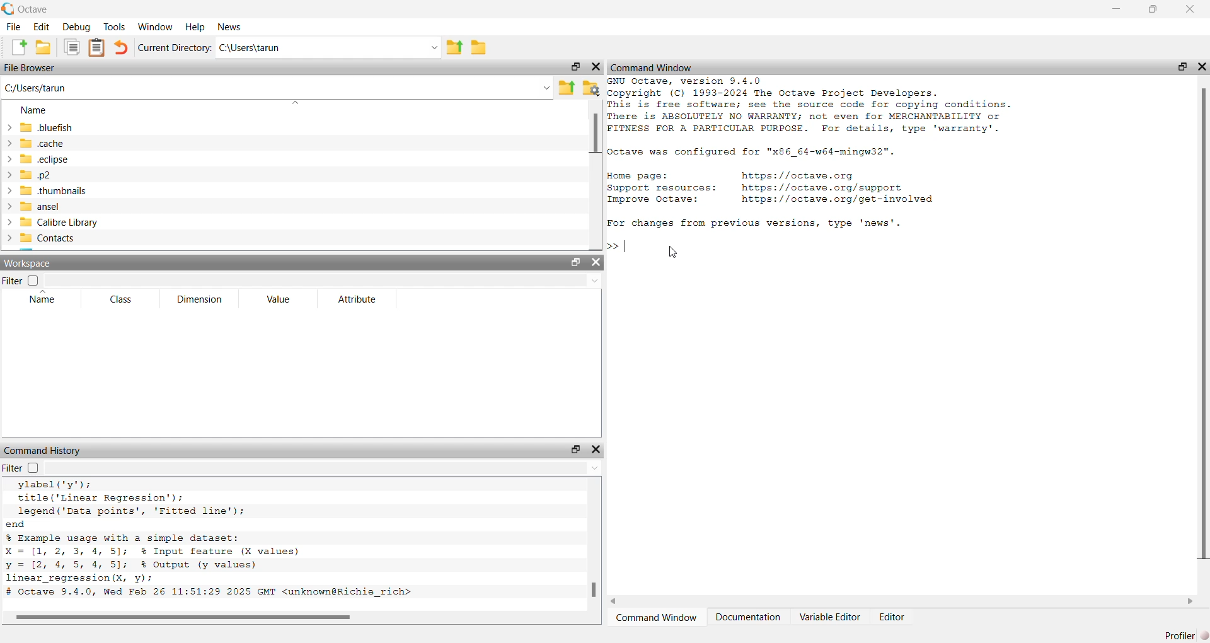  Describe the element at coordinates (751, 617) in the screenshot. I see `documentation` at that location.